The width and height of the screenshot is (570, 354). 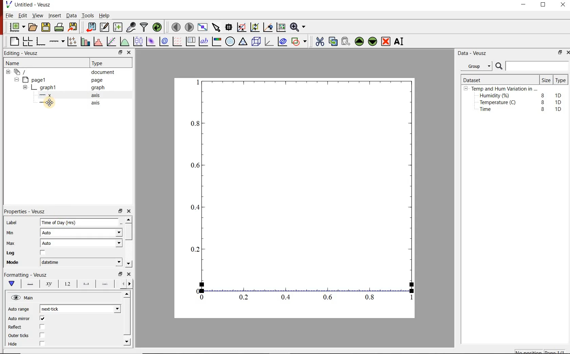 What do you see at coordinates (46, 27) in the screenshot?
I see `save the document` at bounding box center [46, 27].